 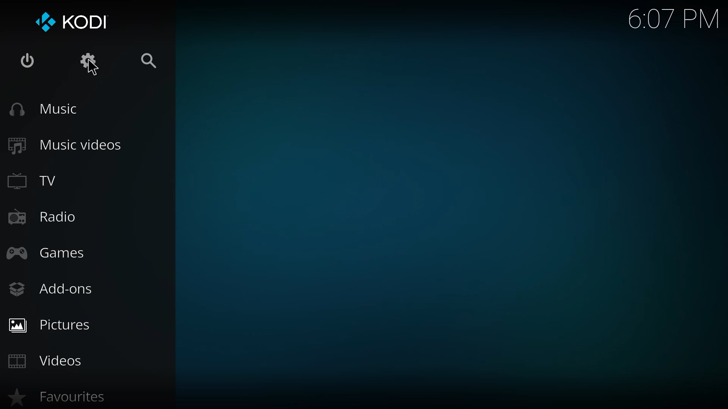 What do you see at coordinates (52, 290) in the screenshot?
I see `add-ons` at bounding box center [52, 290].